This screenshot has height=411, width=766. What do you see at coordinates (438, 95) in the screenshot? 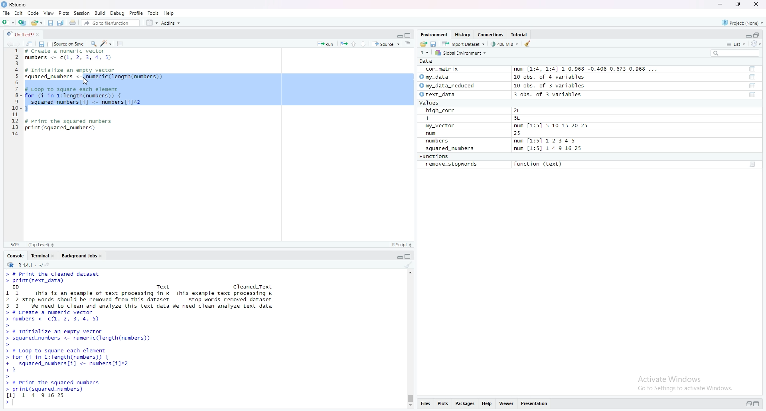
I see `© text_data` at bounding box center [438, 95].